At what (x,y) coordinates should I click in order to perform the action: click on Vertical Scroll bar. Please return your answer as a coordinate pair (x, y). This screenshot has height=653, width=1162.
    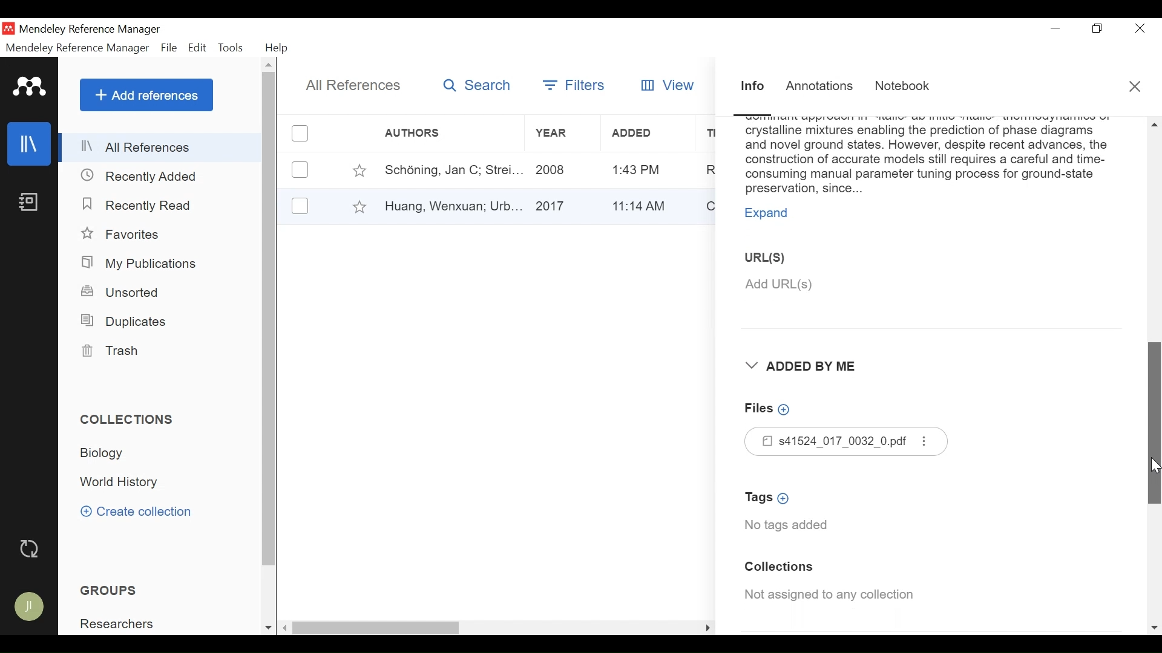
    Looking at the image, I should click on (270, 319).